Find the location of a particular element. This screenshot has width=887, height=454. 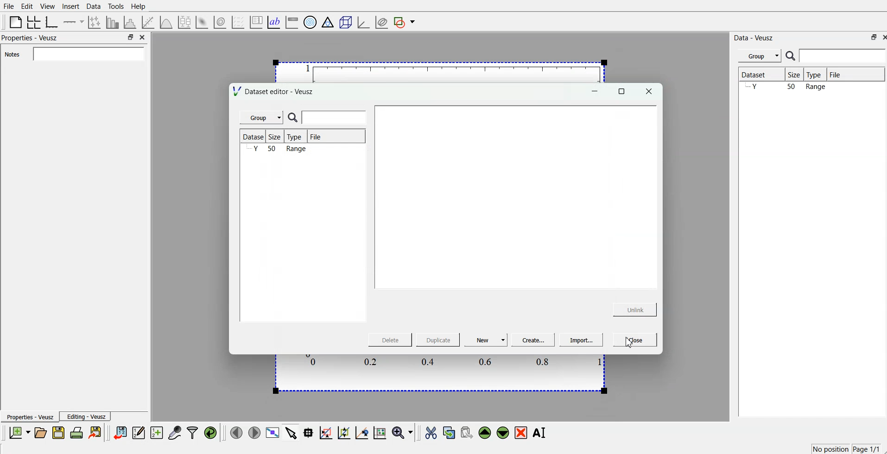

plot a function is located at coordinates (167, 21).